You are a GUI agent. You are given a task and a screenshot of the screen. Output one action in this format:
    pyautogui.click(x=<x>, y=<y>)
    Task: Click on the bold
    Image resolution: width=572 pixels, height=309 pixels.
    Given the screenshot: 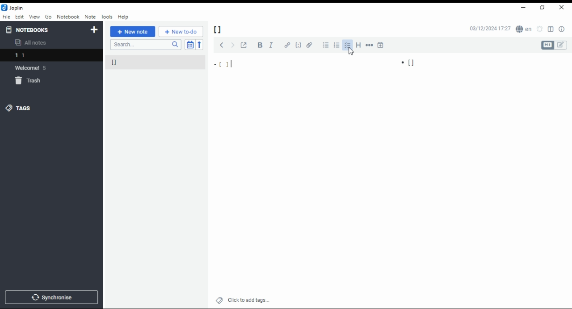 What is the action you would take?
    pyautogui.click(x=258, y=45)
    